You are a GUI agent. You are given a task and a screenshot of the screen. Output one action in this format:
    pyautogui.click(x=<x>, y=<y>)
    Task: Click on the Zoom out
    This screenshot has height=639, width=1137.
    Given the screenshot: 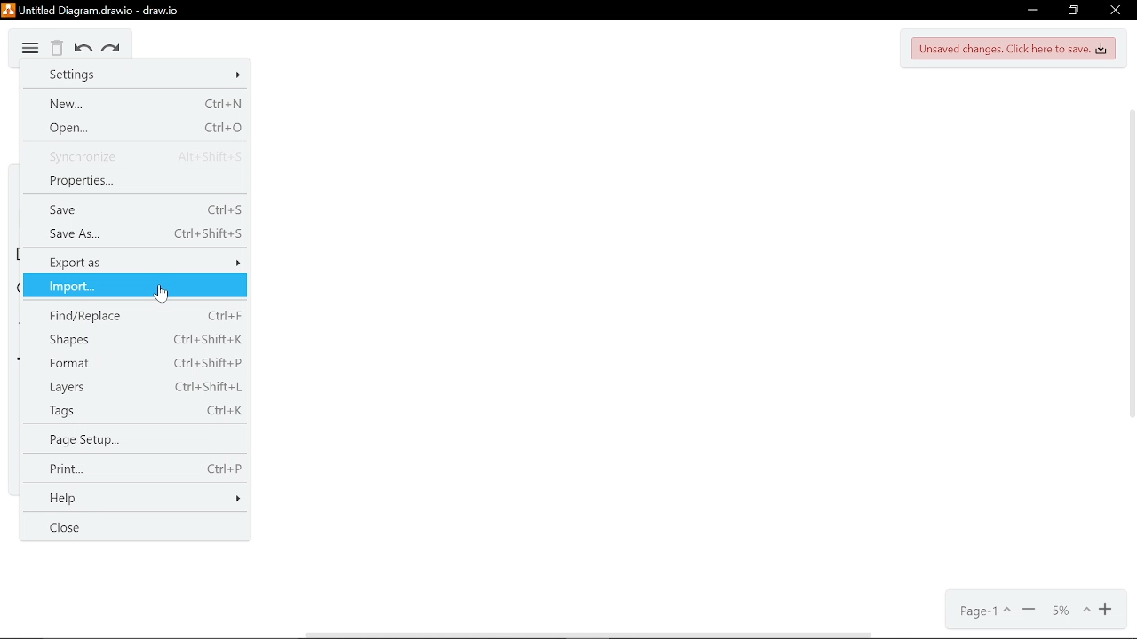 What is the action you would take?
    pyautogui.click(x=1030, y=611)
    